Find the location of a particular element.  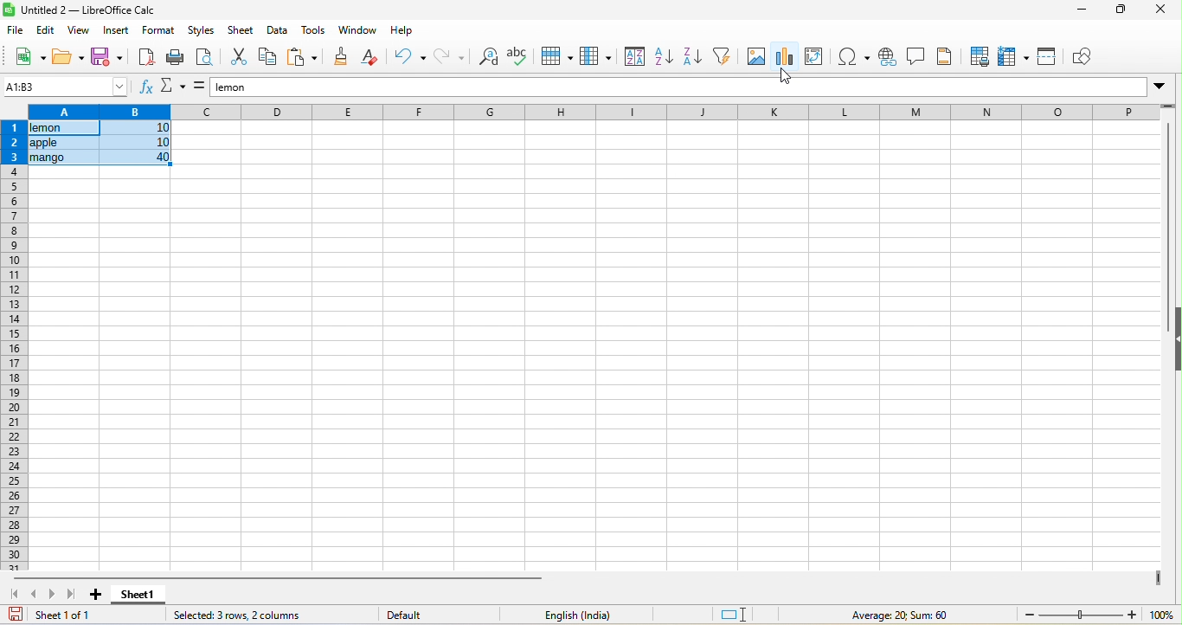

lemon is located at coordinates (674, 87).